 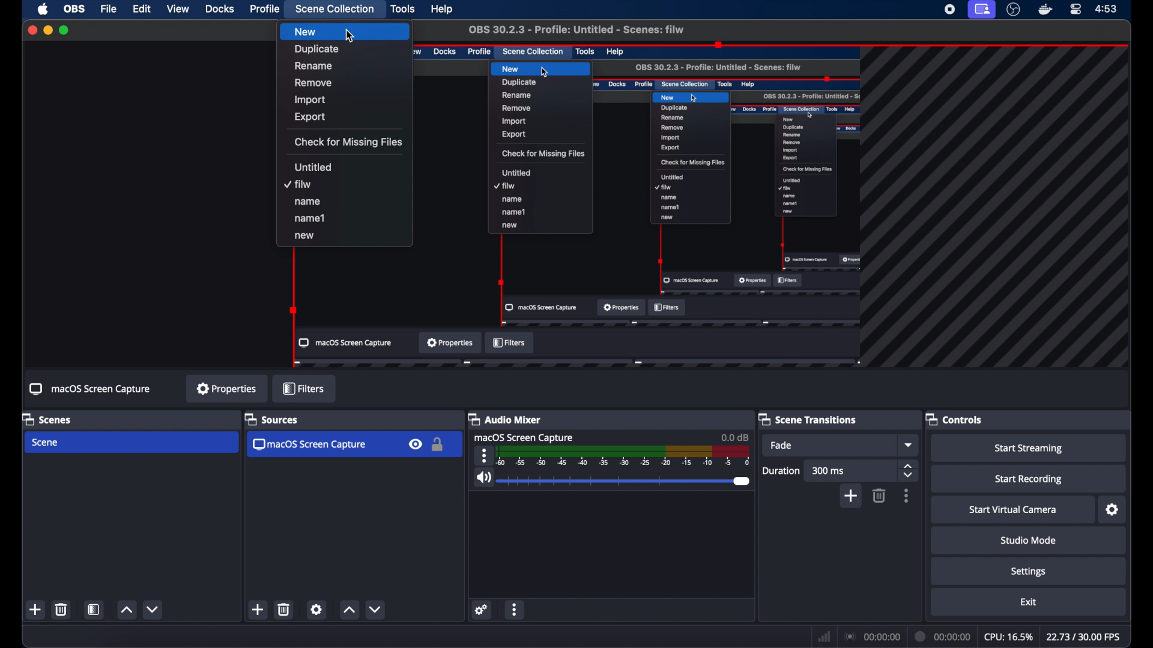 What do you see at coordinates (1014, 508) in the screenshot?
I see `start virtual camera` at bounding box center [1014, 508].